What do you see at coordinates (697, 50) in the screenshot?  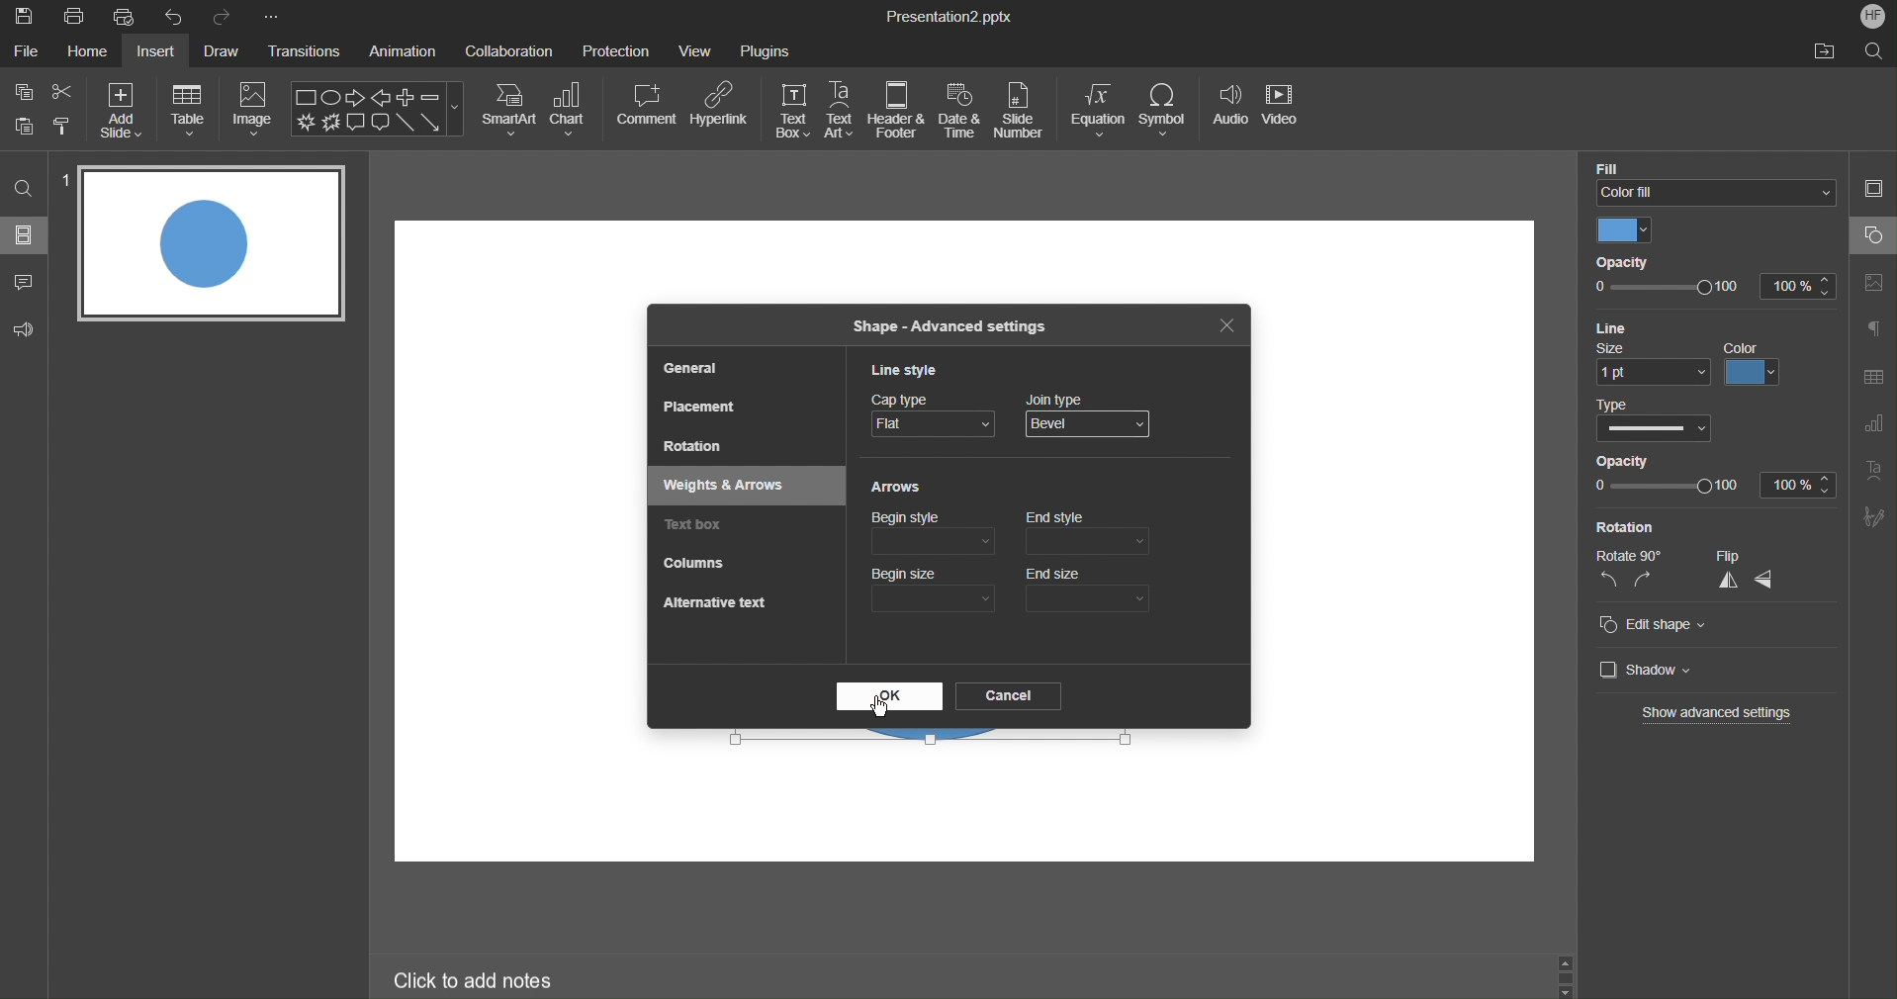 I see `View` at bounding box center [697, 50].